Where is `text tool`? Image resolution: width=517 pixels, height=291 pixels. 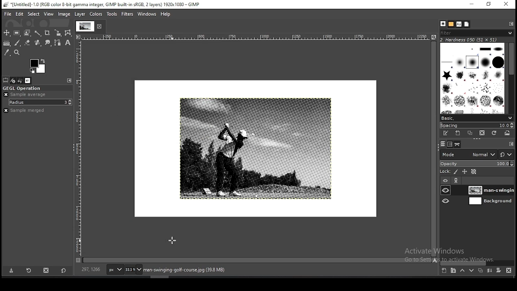
text tool is located at coordinates (68, 43).